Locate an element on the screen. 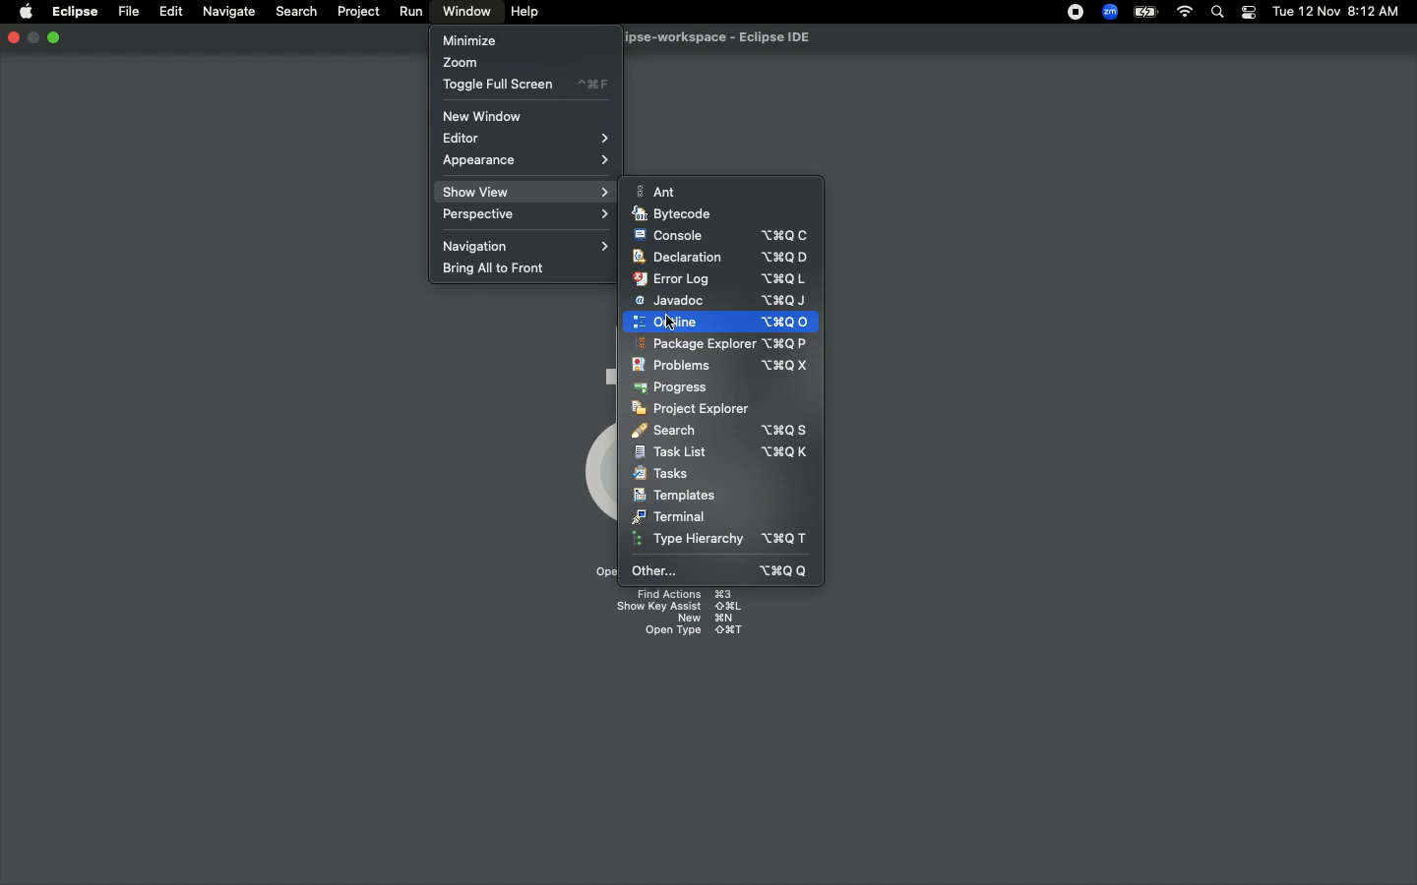  Search is located at coordinates (717, 431).